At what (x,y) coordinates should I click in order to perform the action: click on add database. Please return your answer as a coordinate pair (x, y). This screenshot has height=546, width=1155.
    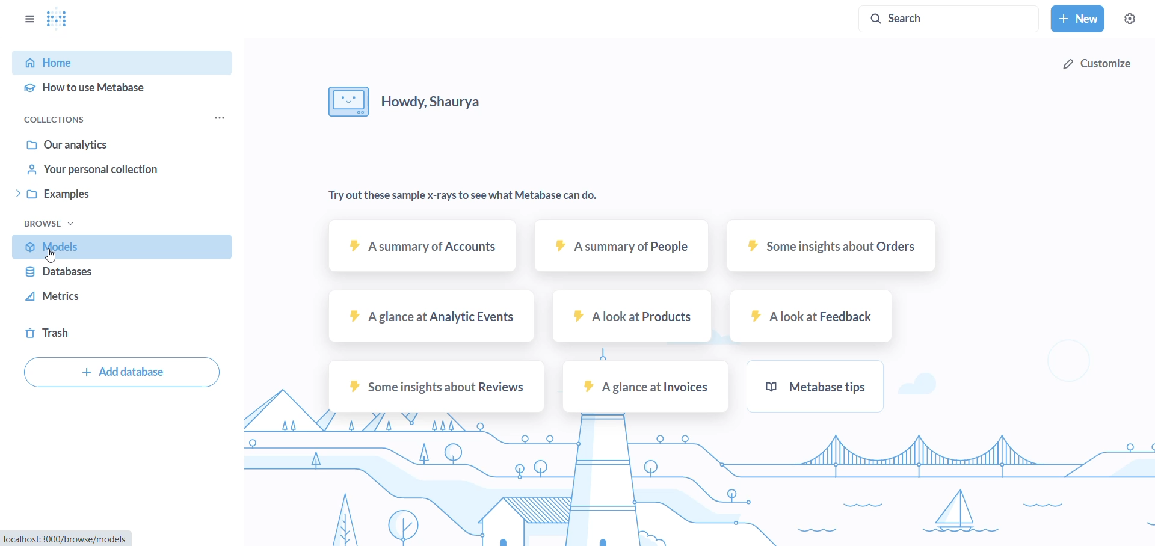
    Looking at the image, I should click on (120, 373).